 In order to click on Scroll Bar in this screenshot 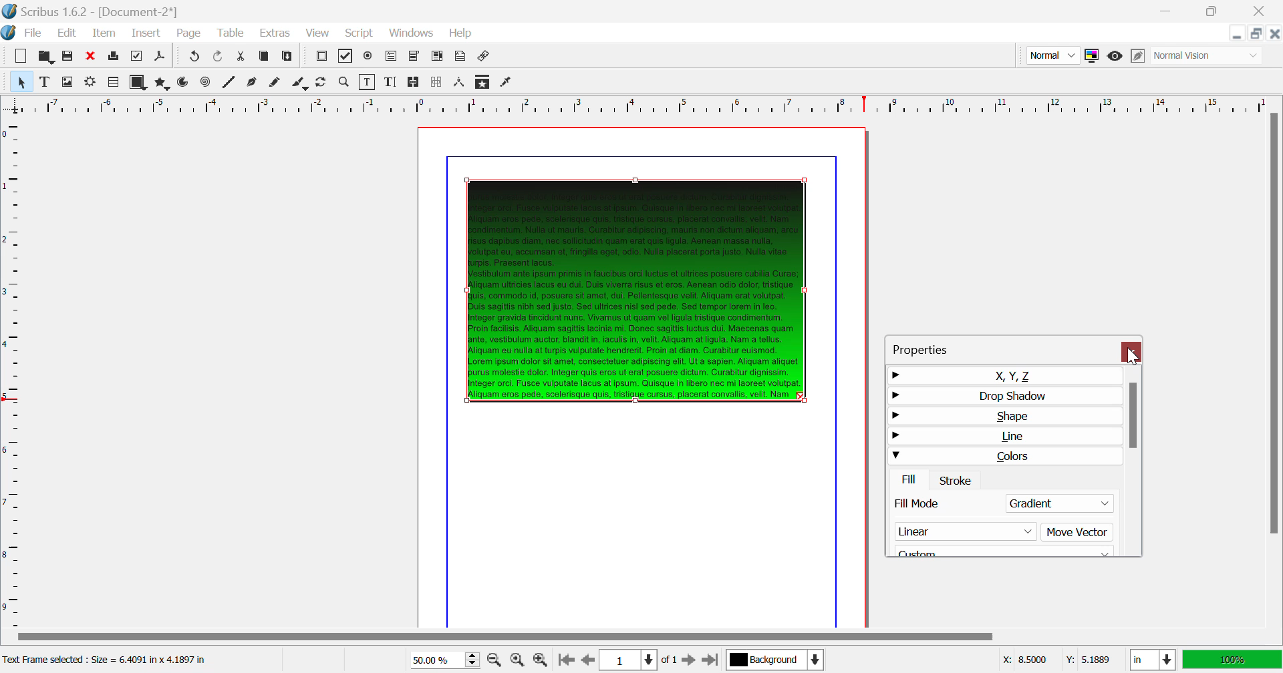, I will do `click(641, 638)`.